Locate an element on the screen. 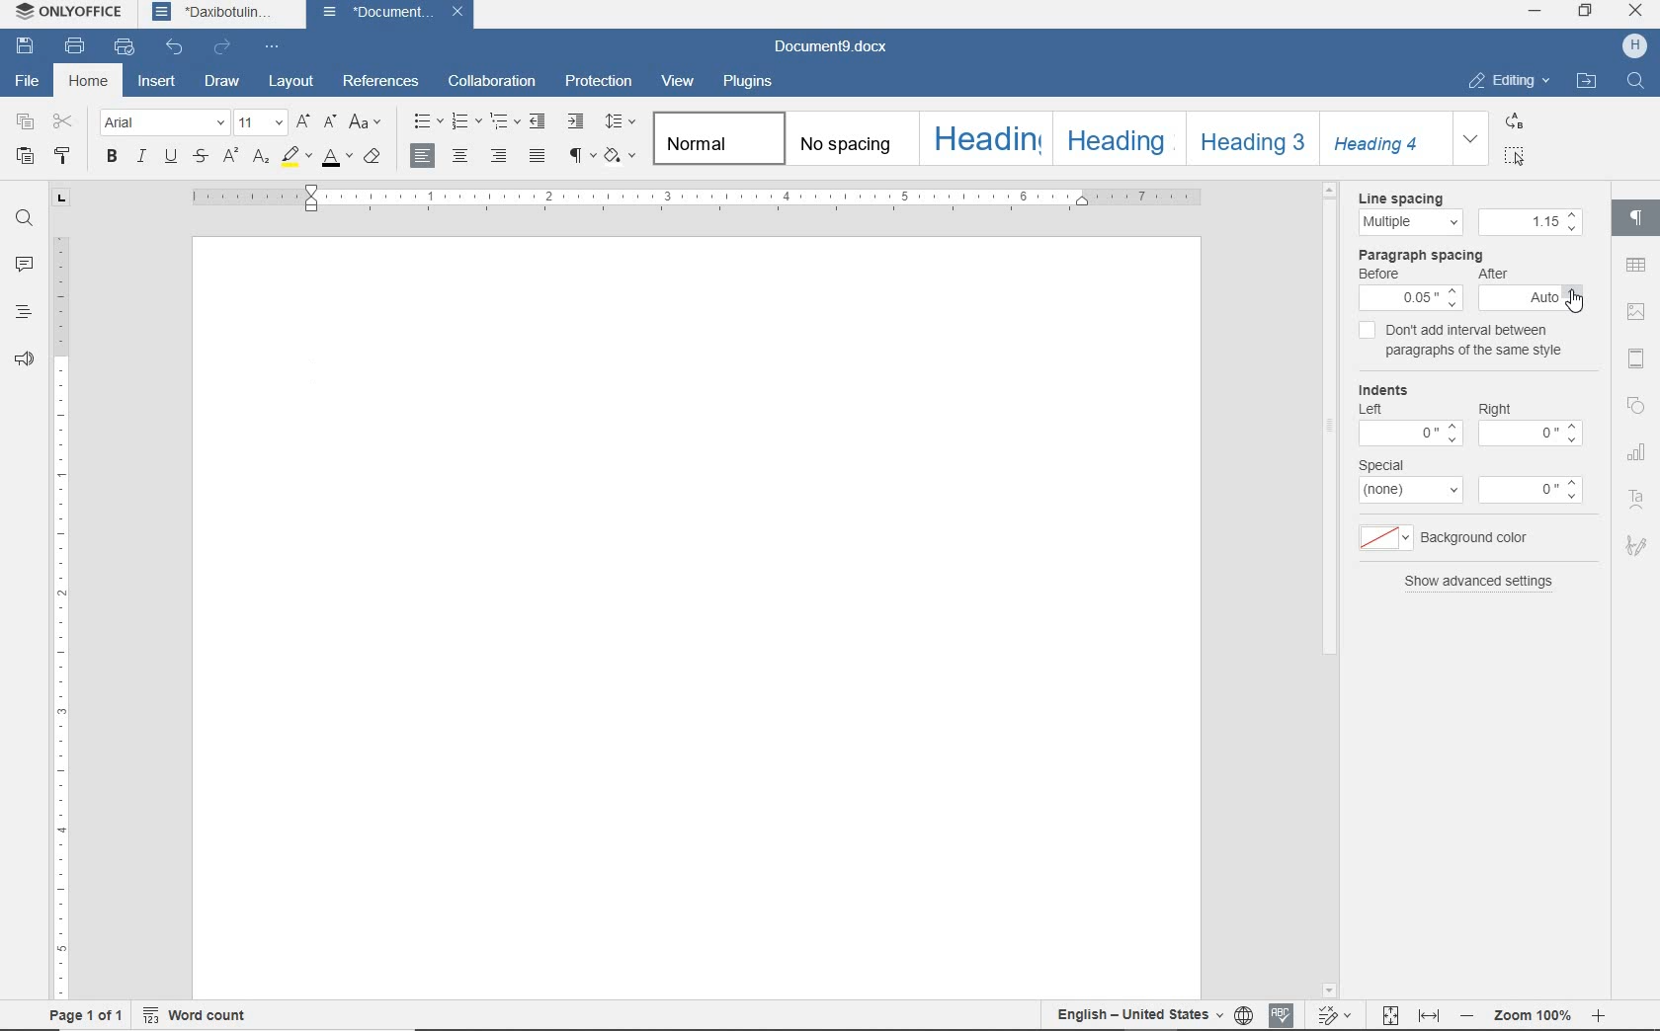 The height and width of the screenshot is (1031, 1660). line spacing is located at coordinates (1400, 198).